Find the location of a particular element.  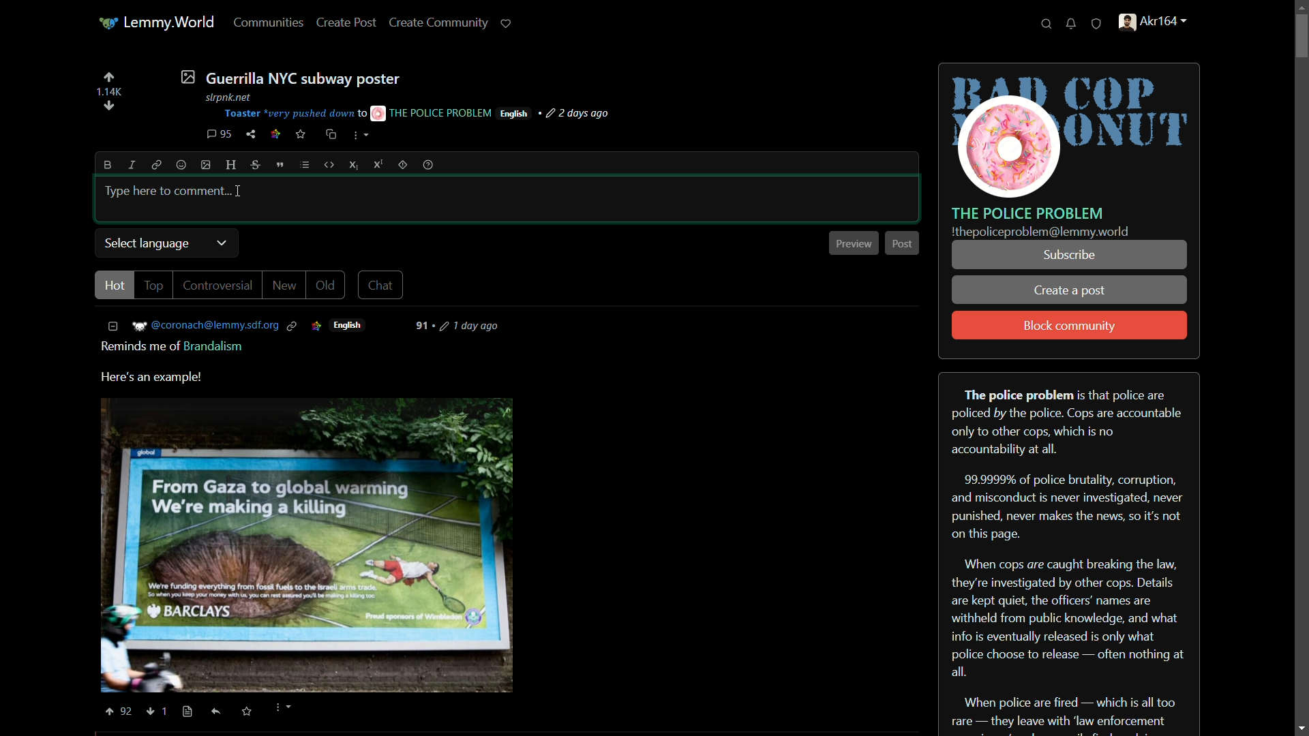

chat is located at coordinates (379, 286).